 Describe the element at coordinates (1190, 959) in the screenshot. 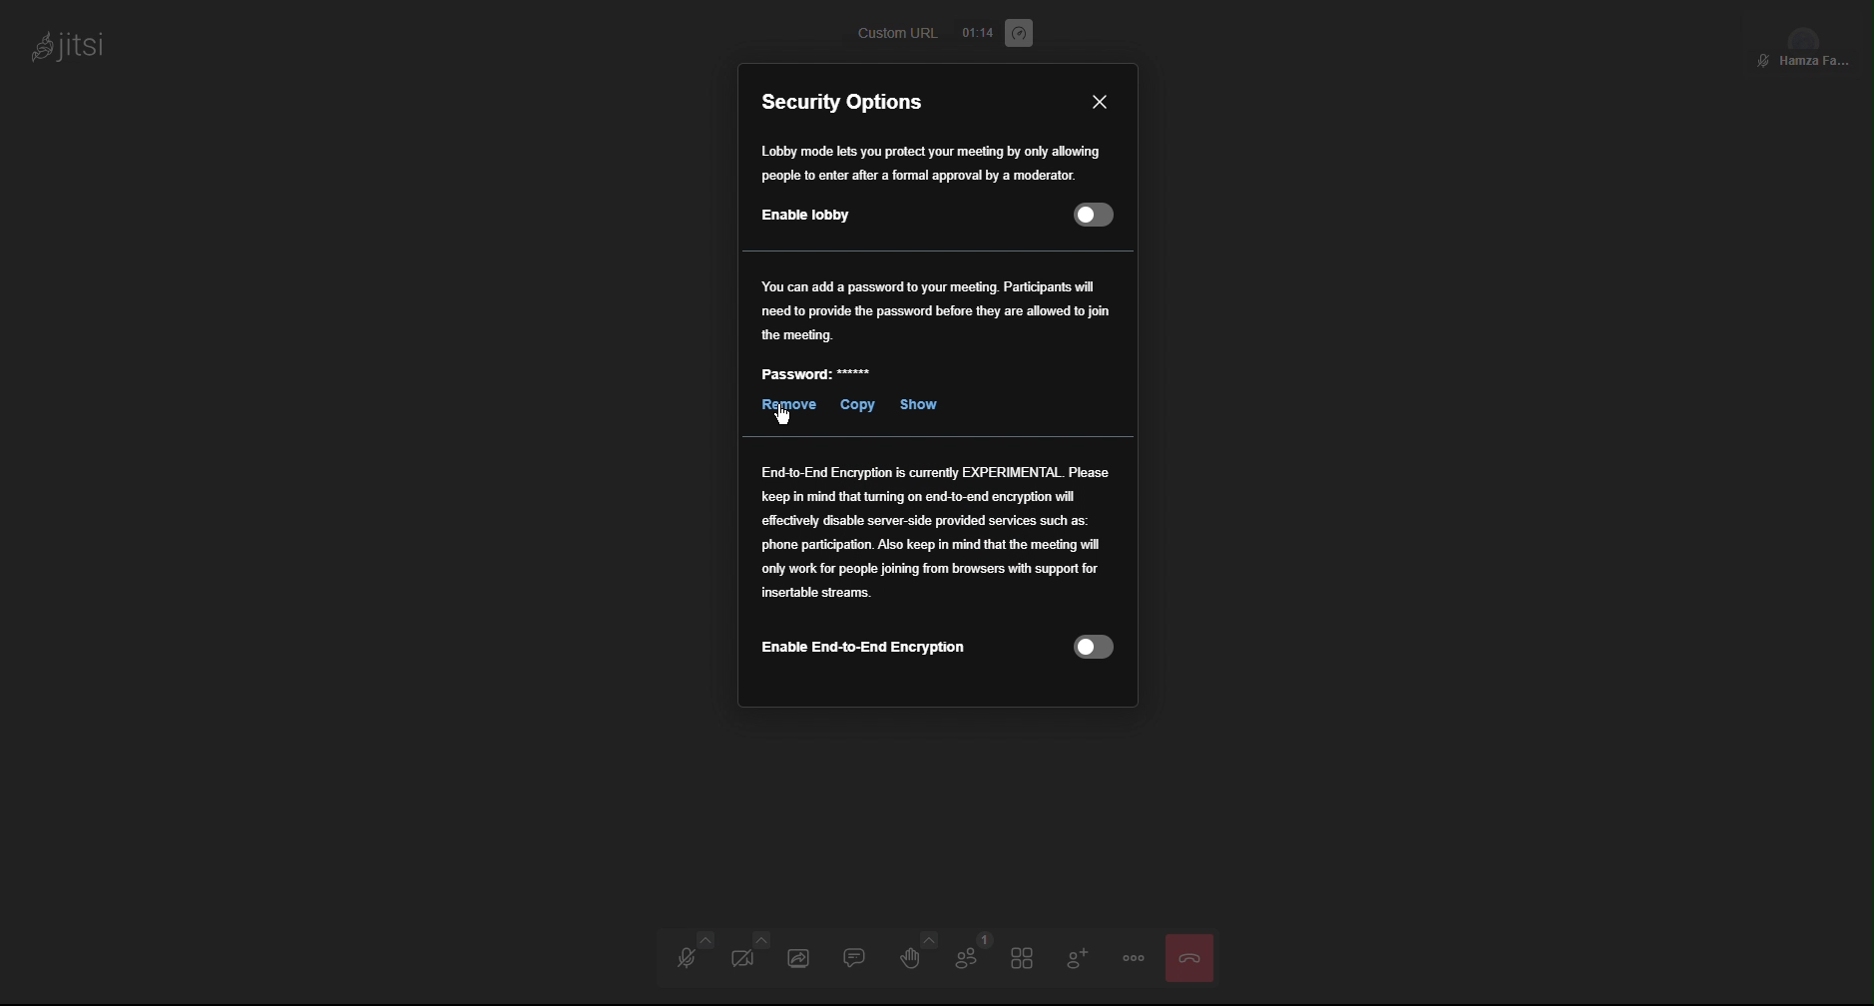

I see `Close` at that location.